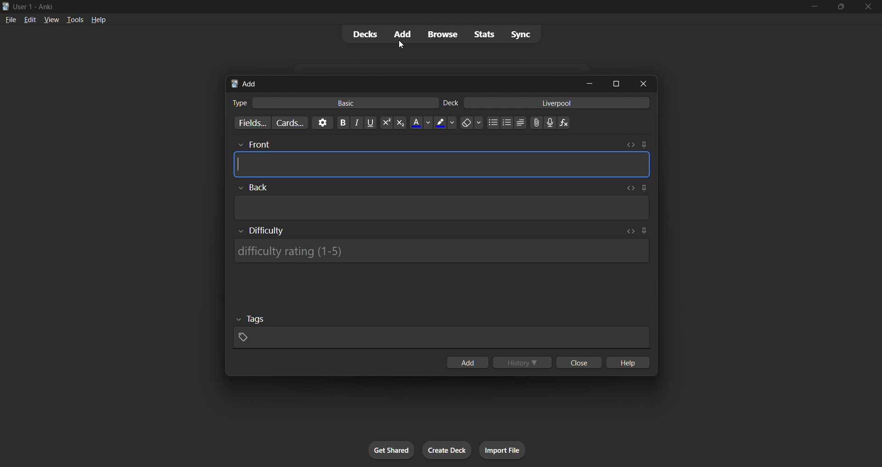  What do you see at coordinates (100, 19) in the screenshot?
I see `help` at bounding box center [100, 19].